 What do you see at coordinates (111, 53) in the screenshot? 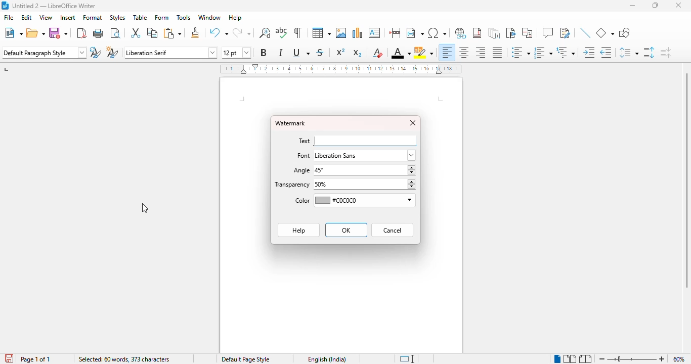
I see `new style from selection` at bounding box center [111, 53].